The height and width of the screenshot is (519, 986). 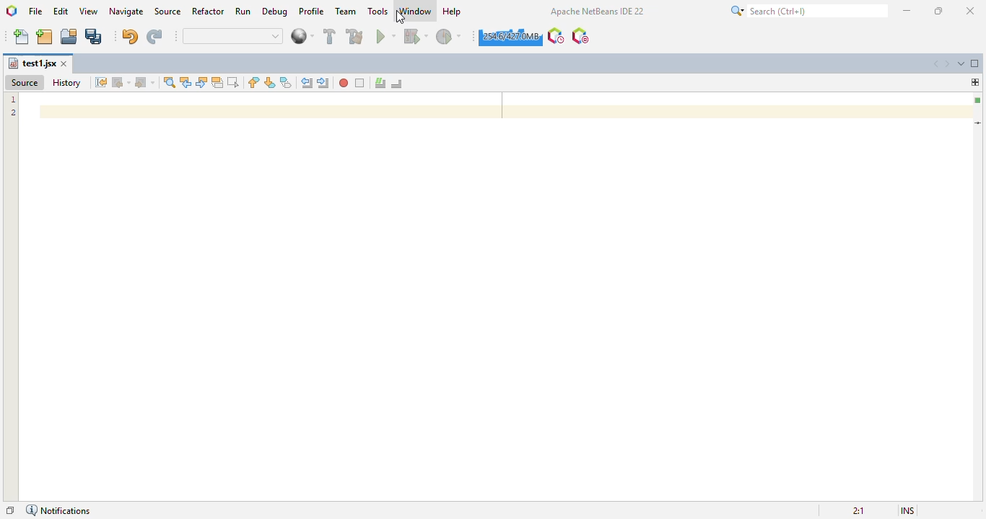 I want to click on toggle bookmark, so click(x=286, y=82).